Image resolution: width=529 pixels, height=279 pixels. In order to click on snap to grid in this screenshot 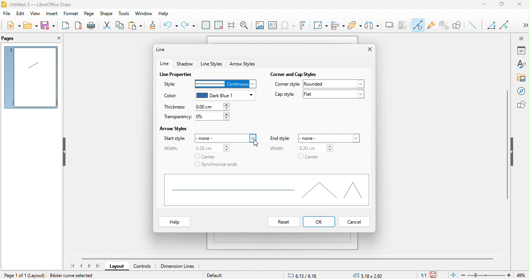, I will do `click(218, 25)`.